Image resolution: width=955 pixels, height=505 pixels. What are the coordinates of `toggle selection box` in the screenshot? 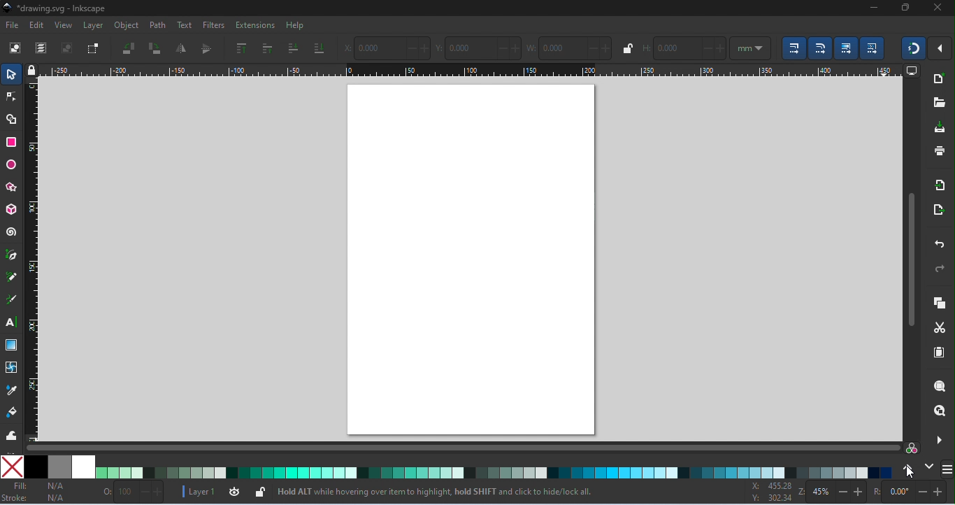 It's located at (92, 48).